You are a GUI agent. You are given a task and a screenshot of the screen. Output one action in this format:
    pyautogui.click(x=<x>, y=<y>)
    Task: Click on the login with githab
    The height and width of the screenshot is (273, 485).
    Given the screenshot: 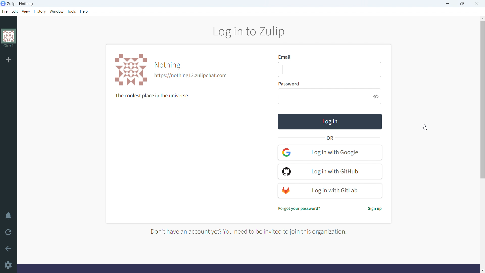 What is the action you would take?
    pyautogui.click(x=330, y=172)
    